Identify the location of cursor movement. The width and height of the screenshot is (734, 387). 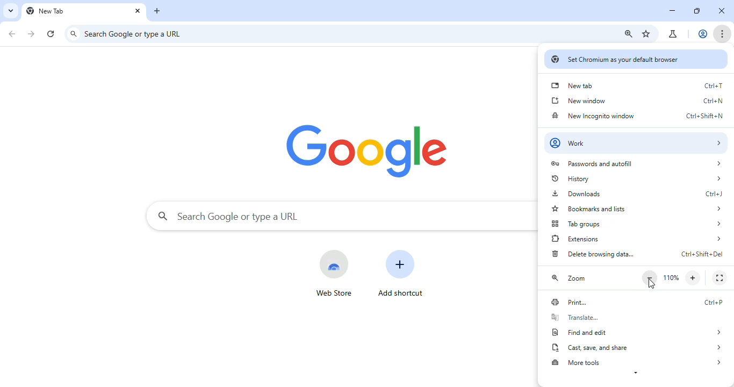
(652, 285).